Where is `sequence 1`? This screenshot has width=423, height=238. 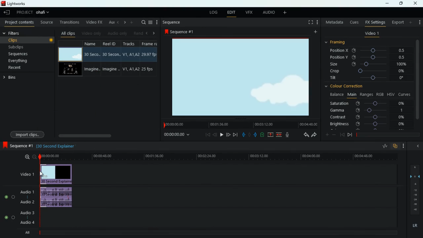
sequence 1 is located at coordinates (18, 146).